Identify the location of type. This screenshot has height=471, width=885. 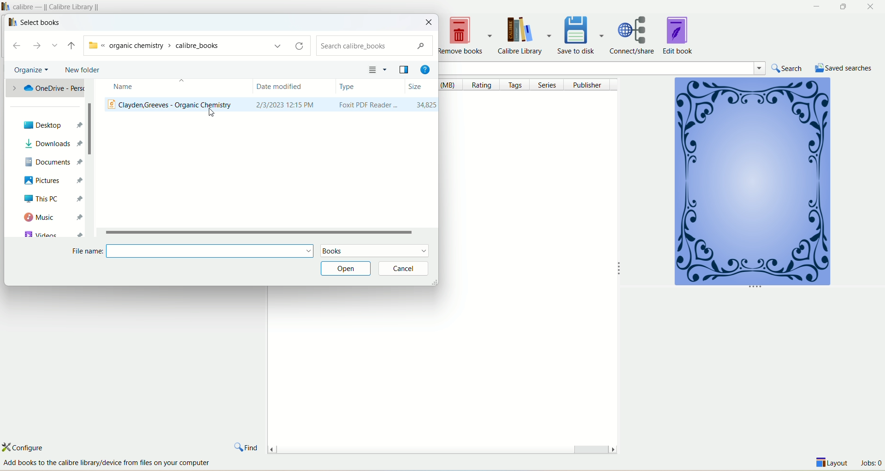
(370, 87).